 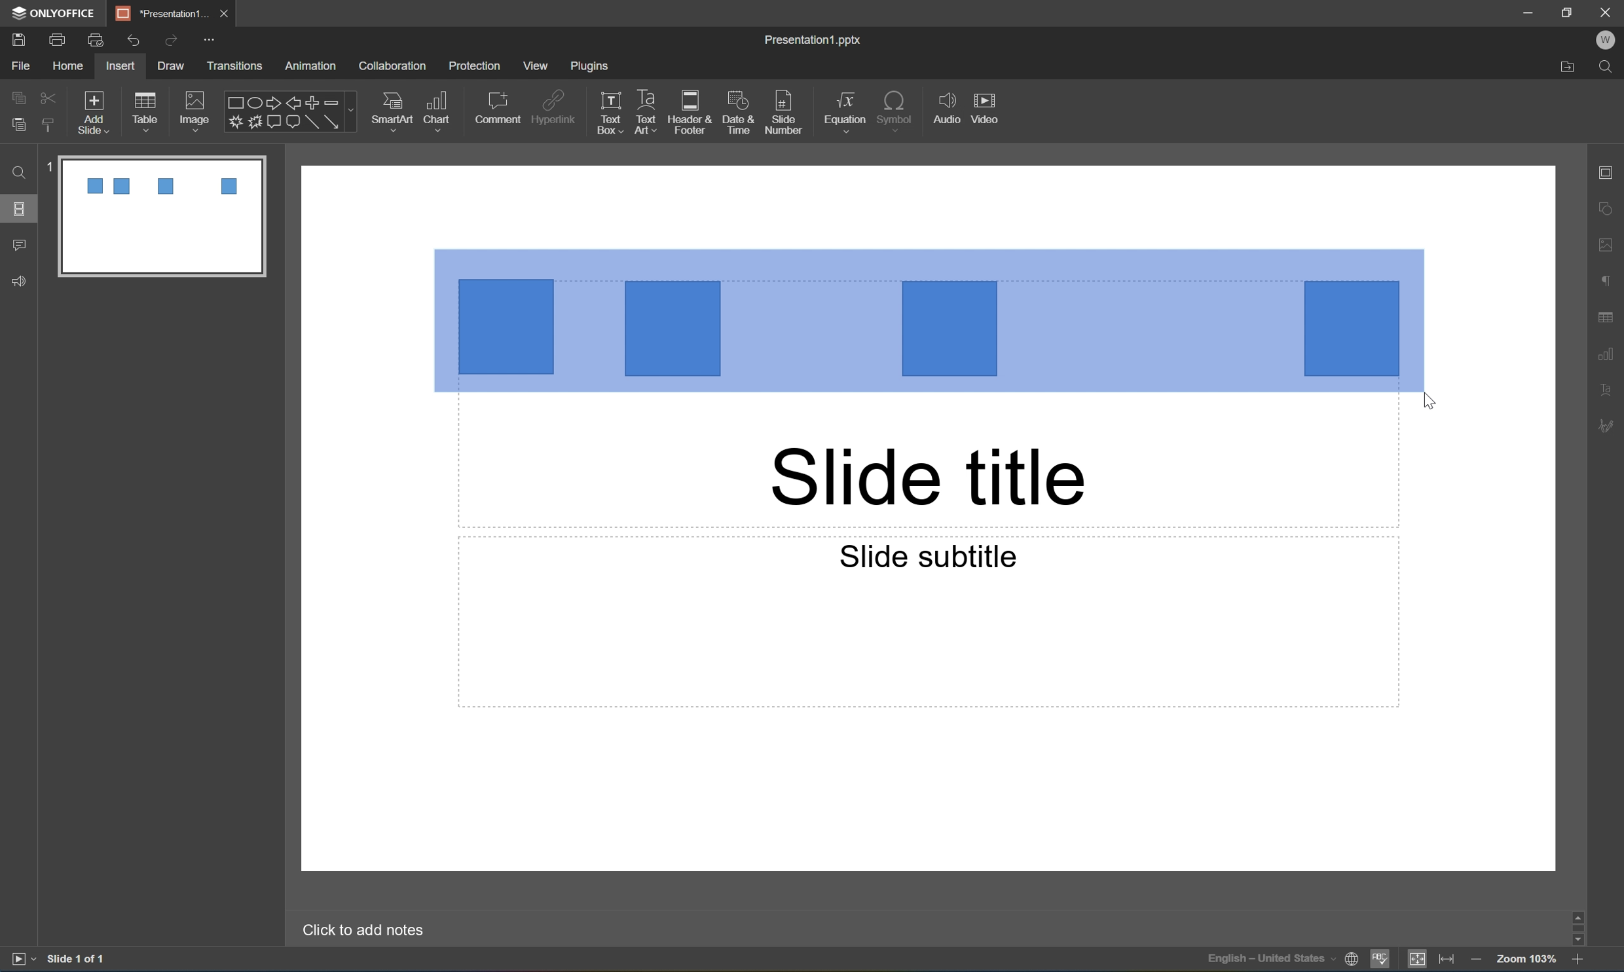 I want to click on ONLYOFFICE, so click(x=55, y=12).